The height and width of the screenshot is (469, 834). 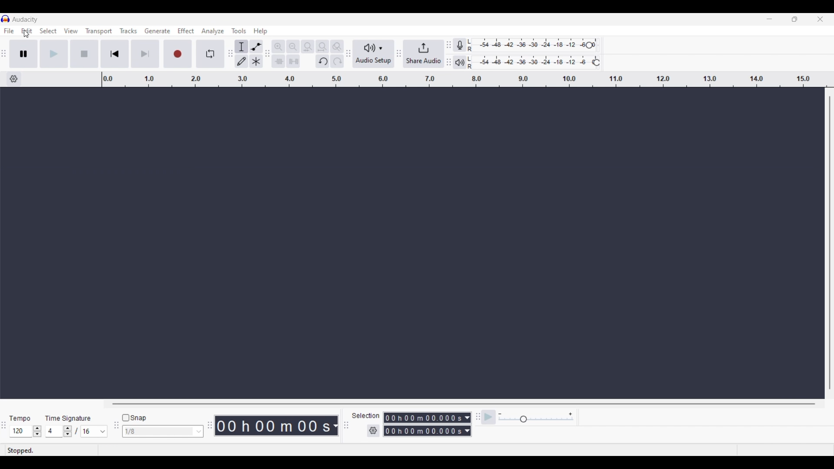 What do you see at coordinates (135, 418) in the screenshot?
I see `Snap toggle` at bounding box center [135, 418].